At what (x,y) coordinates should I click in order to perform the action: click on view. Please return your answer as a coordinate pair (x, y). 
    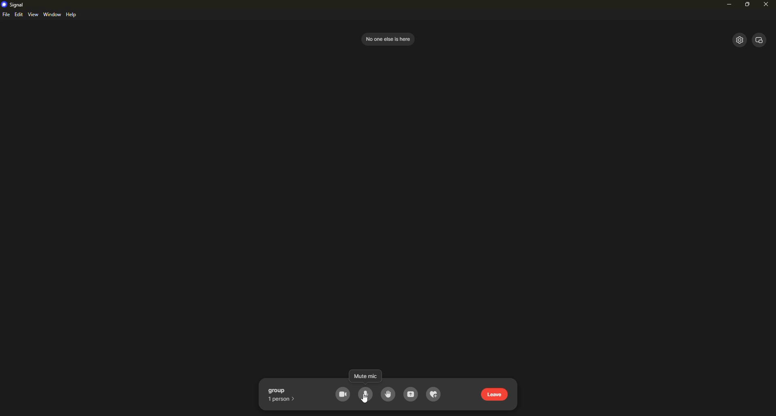
    Looking at the image, I should click on (759, 39).